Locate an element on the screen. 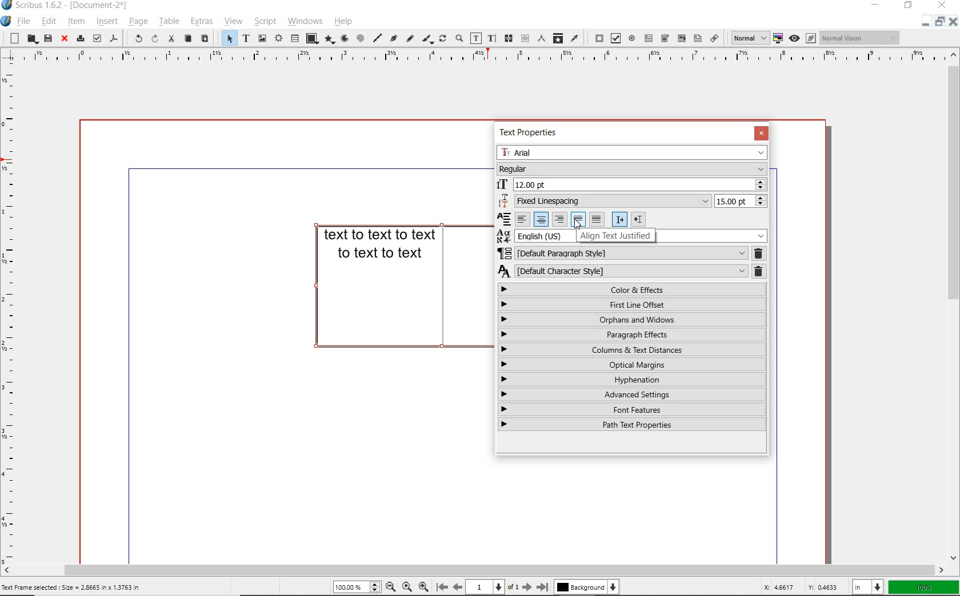 The width and height of the screenshot is (960, 596). align right is located at coordinates (559, 219).